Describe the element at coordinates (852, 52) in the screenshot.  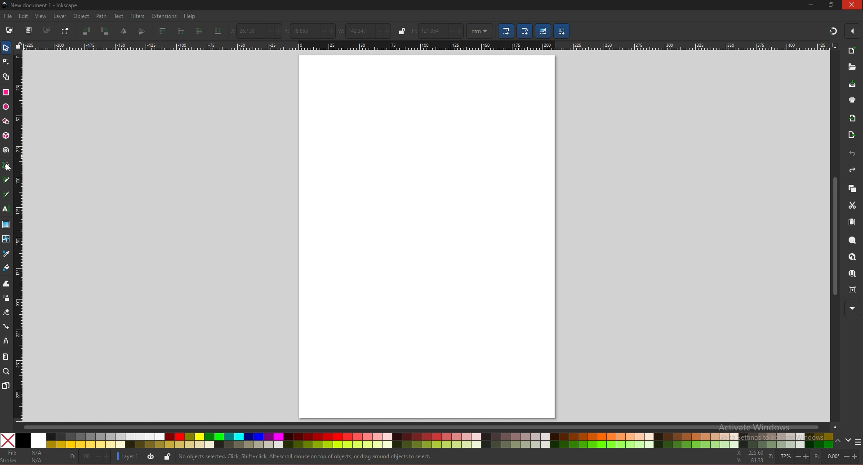
I see `new` at that location.